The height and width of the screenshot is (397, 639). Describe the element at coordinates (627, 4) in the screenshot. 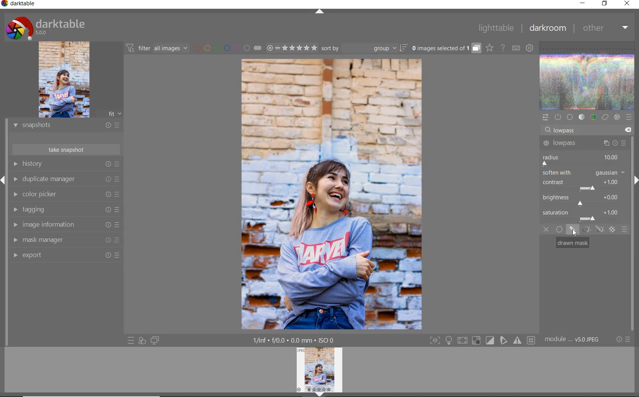

I see `close` at that location.